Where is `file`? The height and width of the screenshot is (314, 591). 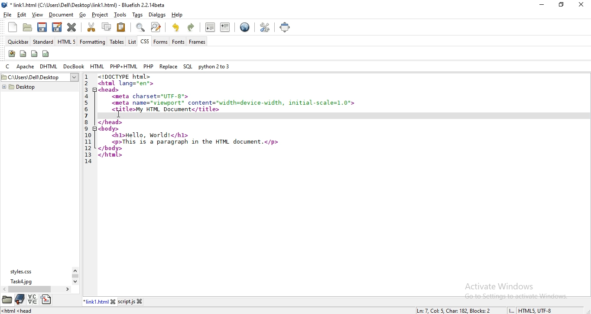
file is located at coordinates (7, 14).